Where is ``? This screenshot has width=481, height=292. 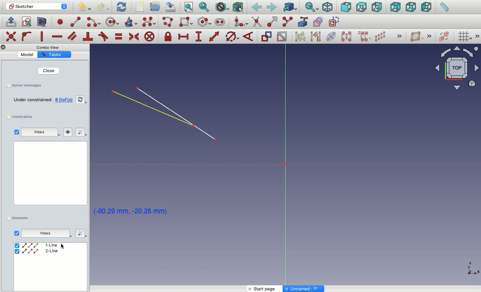
 is located at coordinates (10, 36).